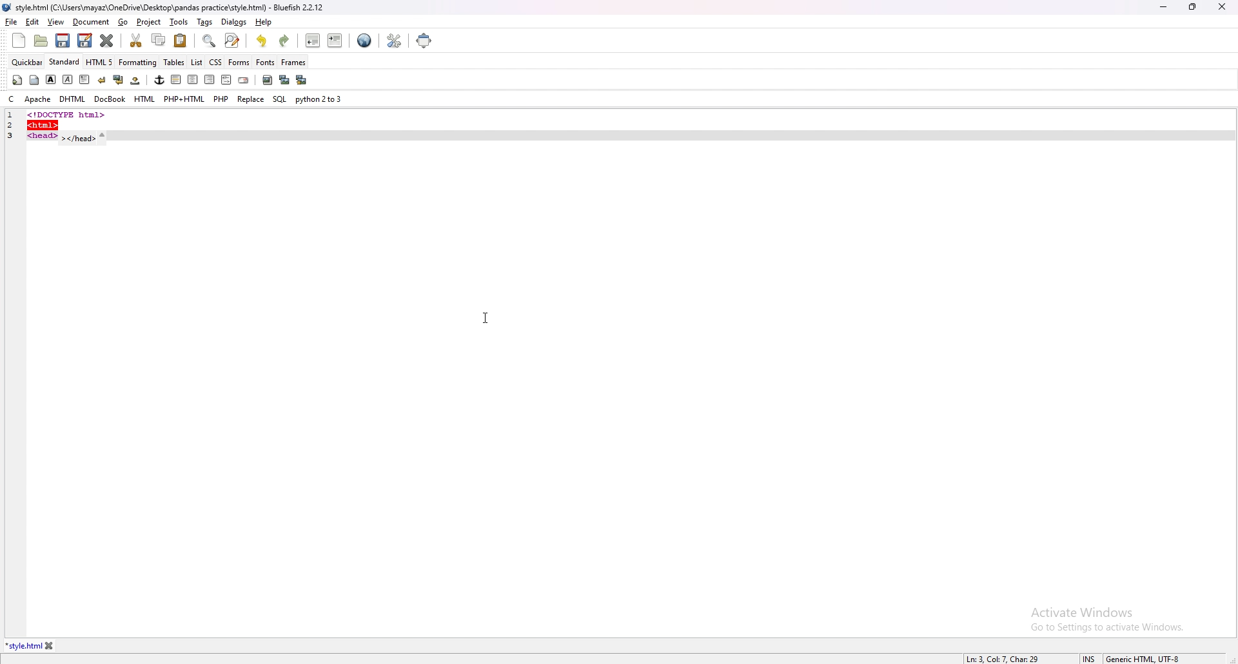 The image size is (1238, 664). What do you see at coordinates (35, 79) in the screenshot?
I see `body` at bounding box center [35, 79].